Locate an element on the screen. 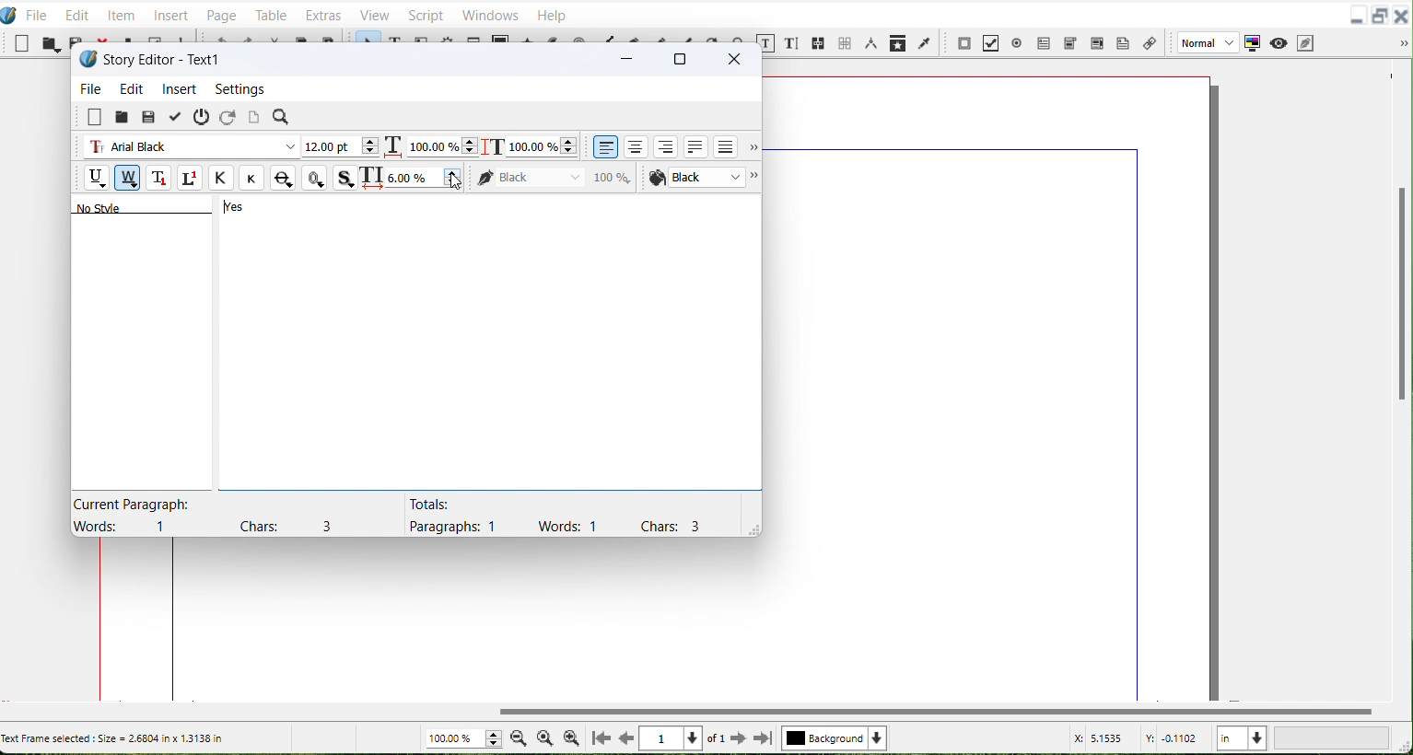 The height and width of the screenshot is (755, 1413). Update text frame is located at coordinates (175, 117).